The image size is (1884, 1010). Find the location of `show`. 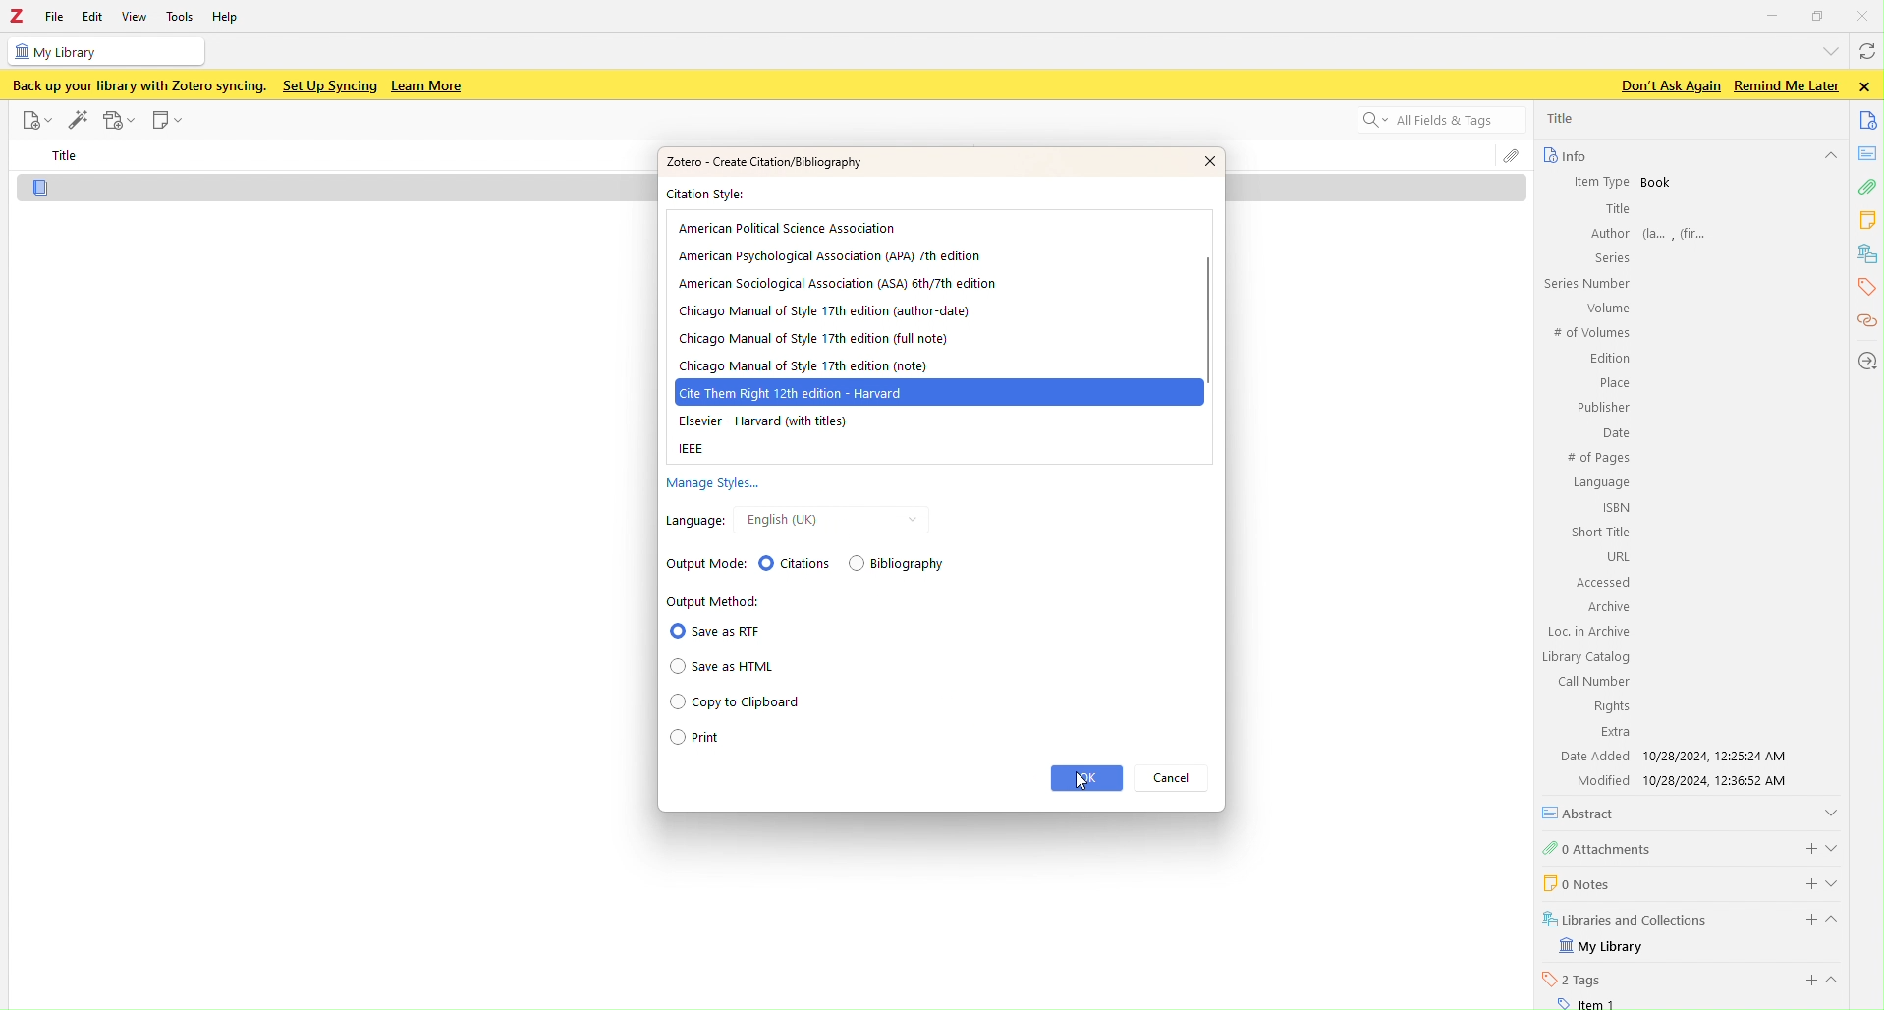

show is located at coordinates (1839, 882).